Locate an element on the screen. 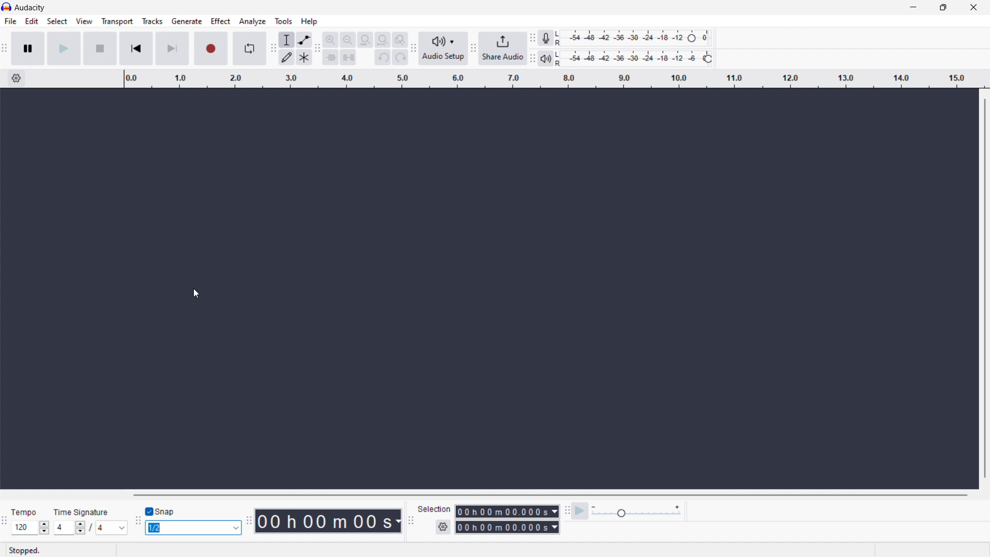  recording meter is located at coordinates (545, 38).